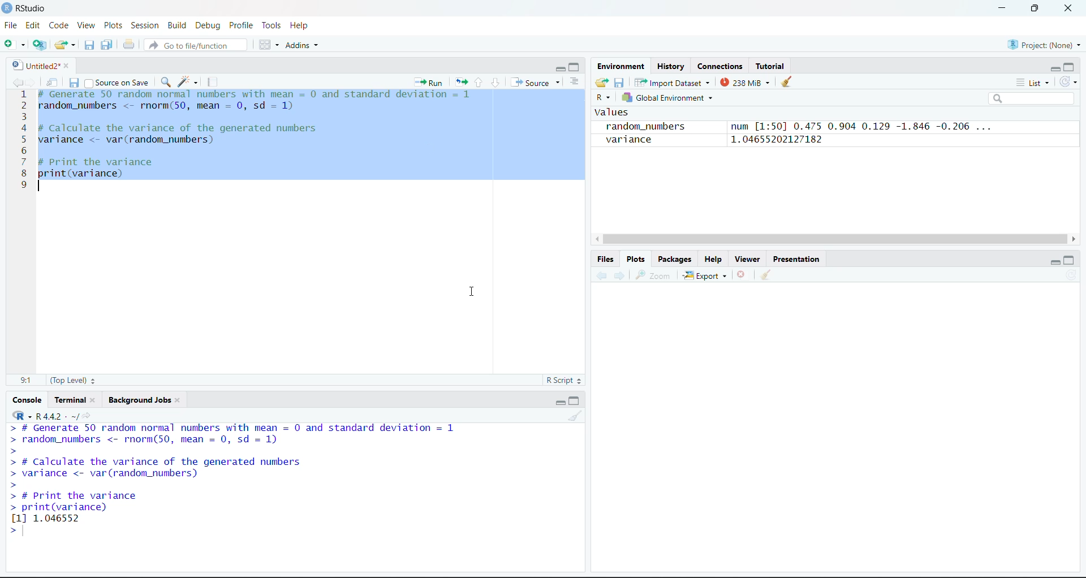 The width and height of the screenshot is (1086, 578). I want to click on options, so click(575, 82).